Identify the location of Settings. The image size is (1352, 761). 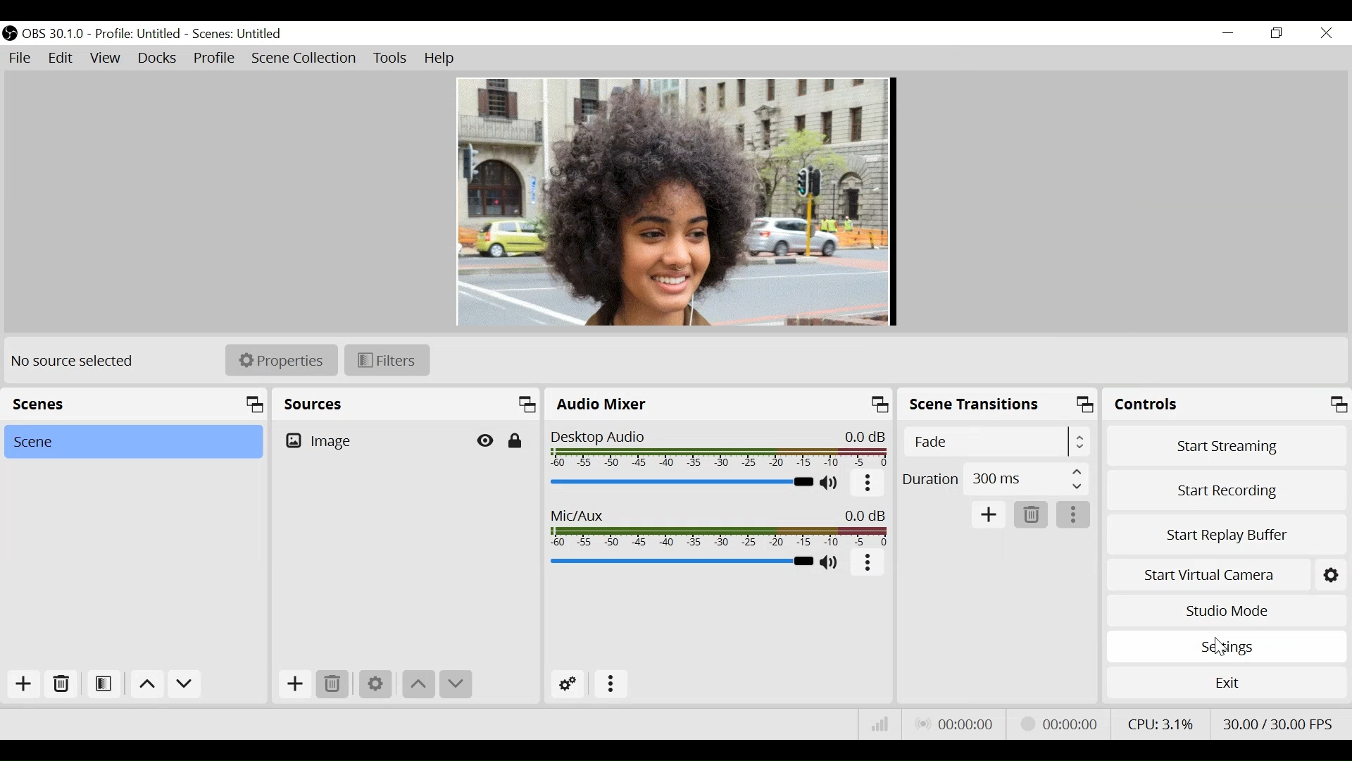
(374, 684).